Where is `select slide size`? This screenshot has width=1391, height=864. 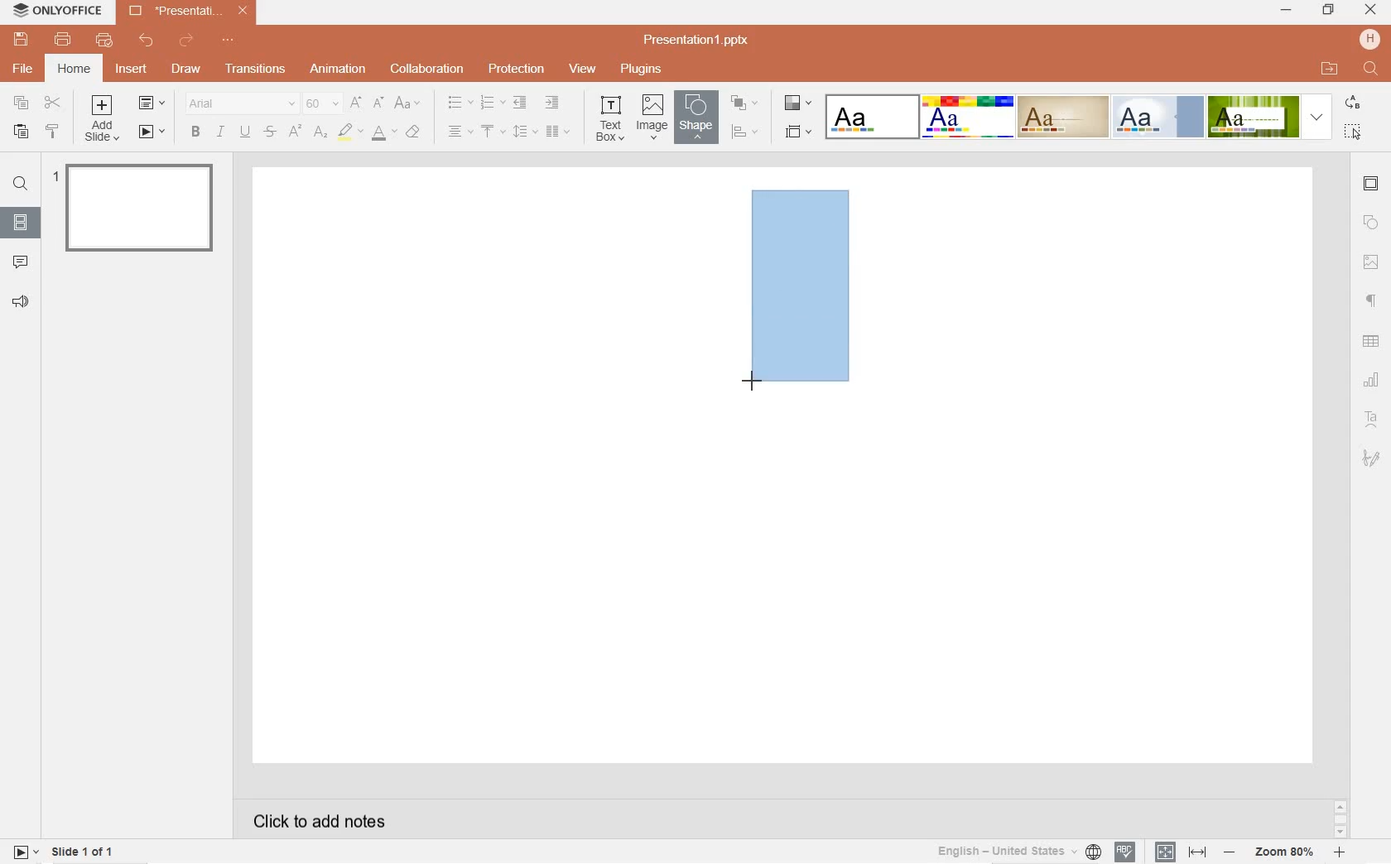
select slide size is located at coordinates (797, 132).